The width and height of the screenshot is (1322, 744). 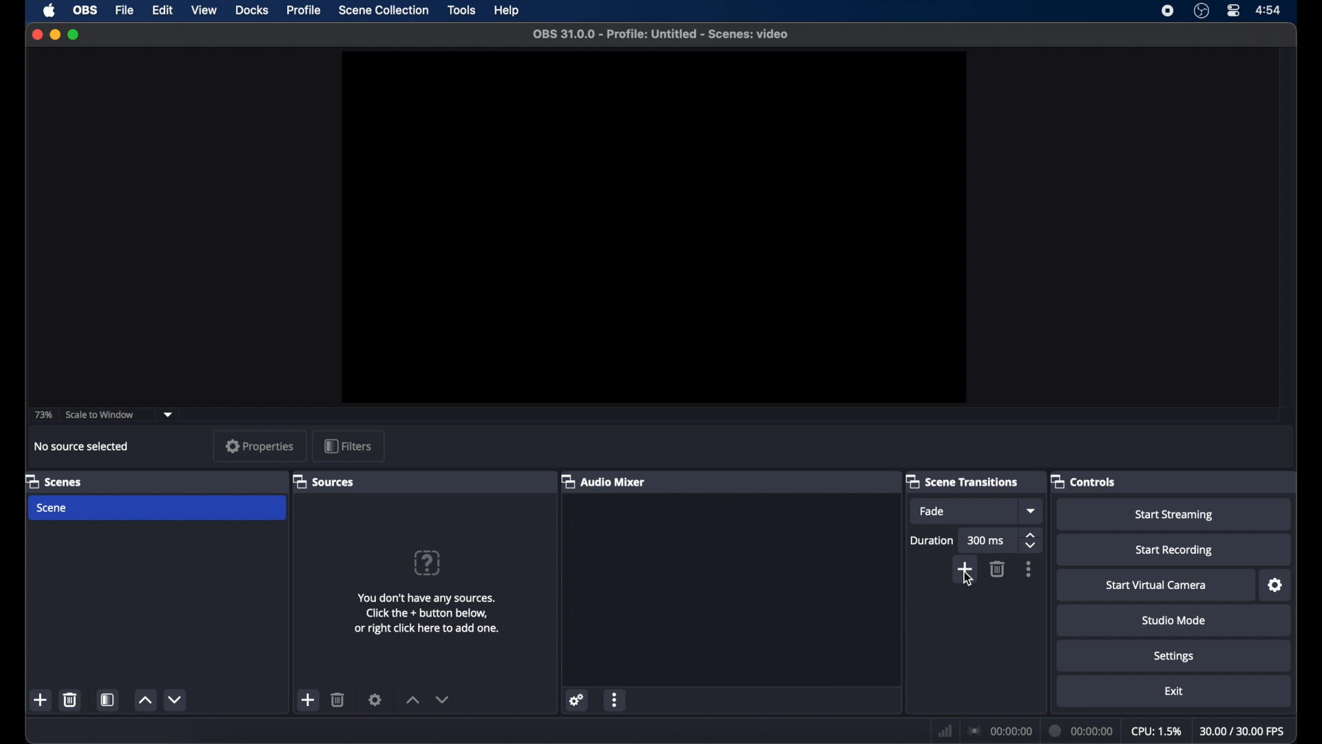 What do you see at coordinates (616, 699) in the screenshot?
I see `more options` at bounding box center [616, 699].